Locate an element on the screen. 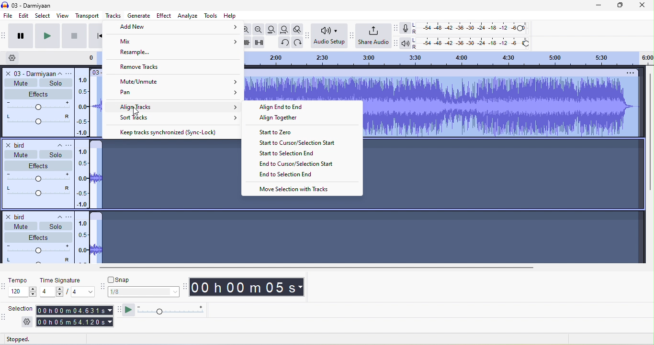 This screenshot has width=654, height=345. audacity share audio is located at coordinates (352, 36).